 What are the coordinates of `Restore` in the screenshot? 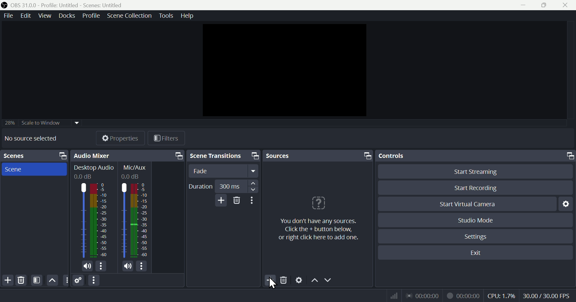 It's located at (545, 5).